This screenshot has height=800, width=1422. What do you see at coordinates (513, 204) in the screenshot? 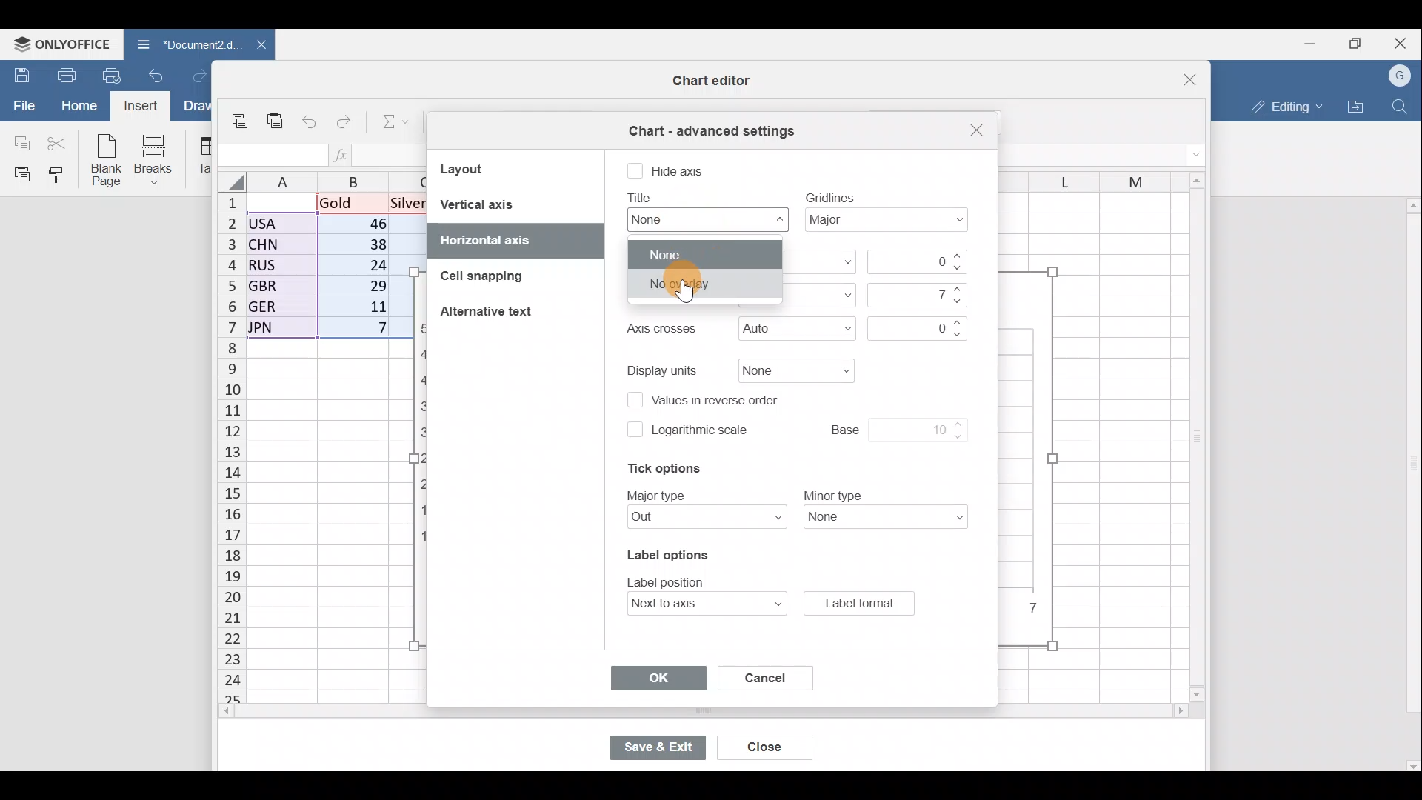
I see `Vertical axis` at bounding box center [513, 204].